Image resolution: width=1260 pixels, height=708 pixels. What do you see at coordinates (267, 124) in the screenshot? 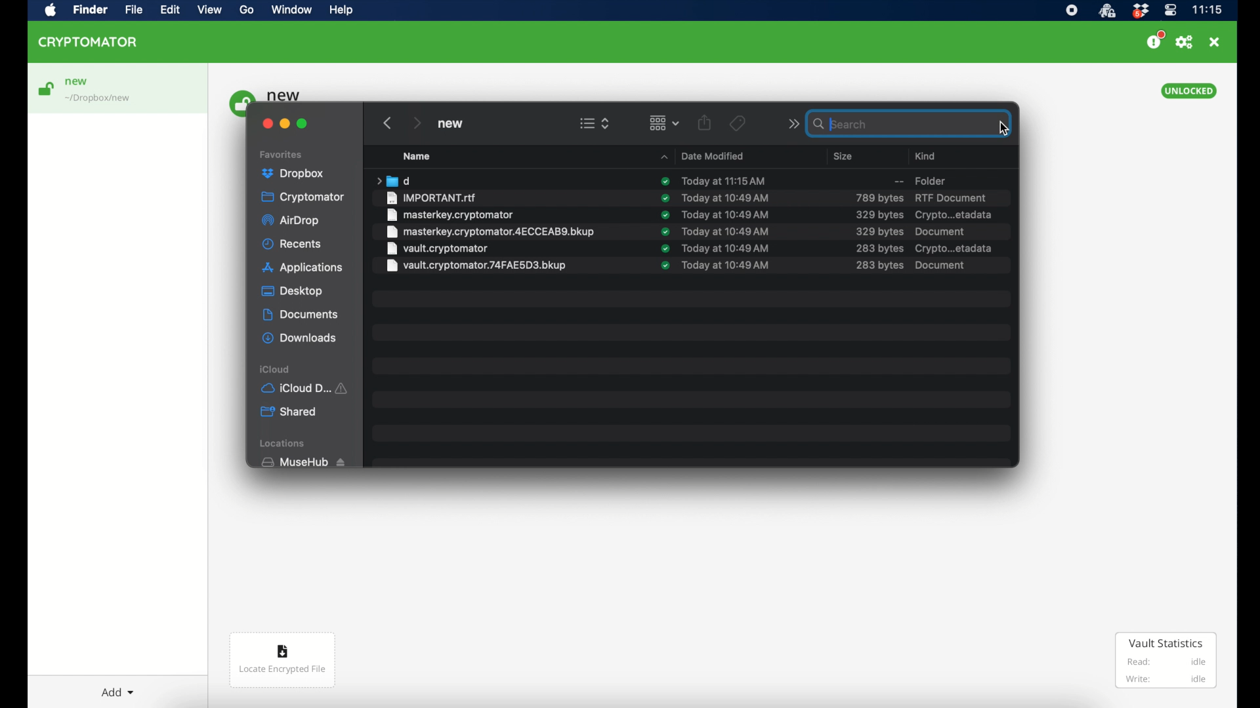
I see `close` at bounding box center [267, 124].